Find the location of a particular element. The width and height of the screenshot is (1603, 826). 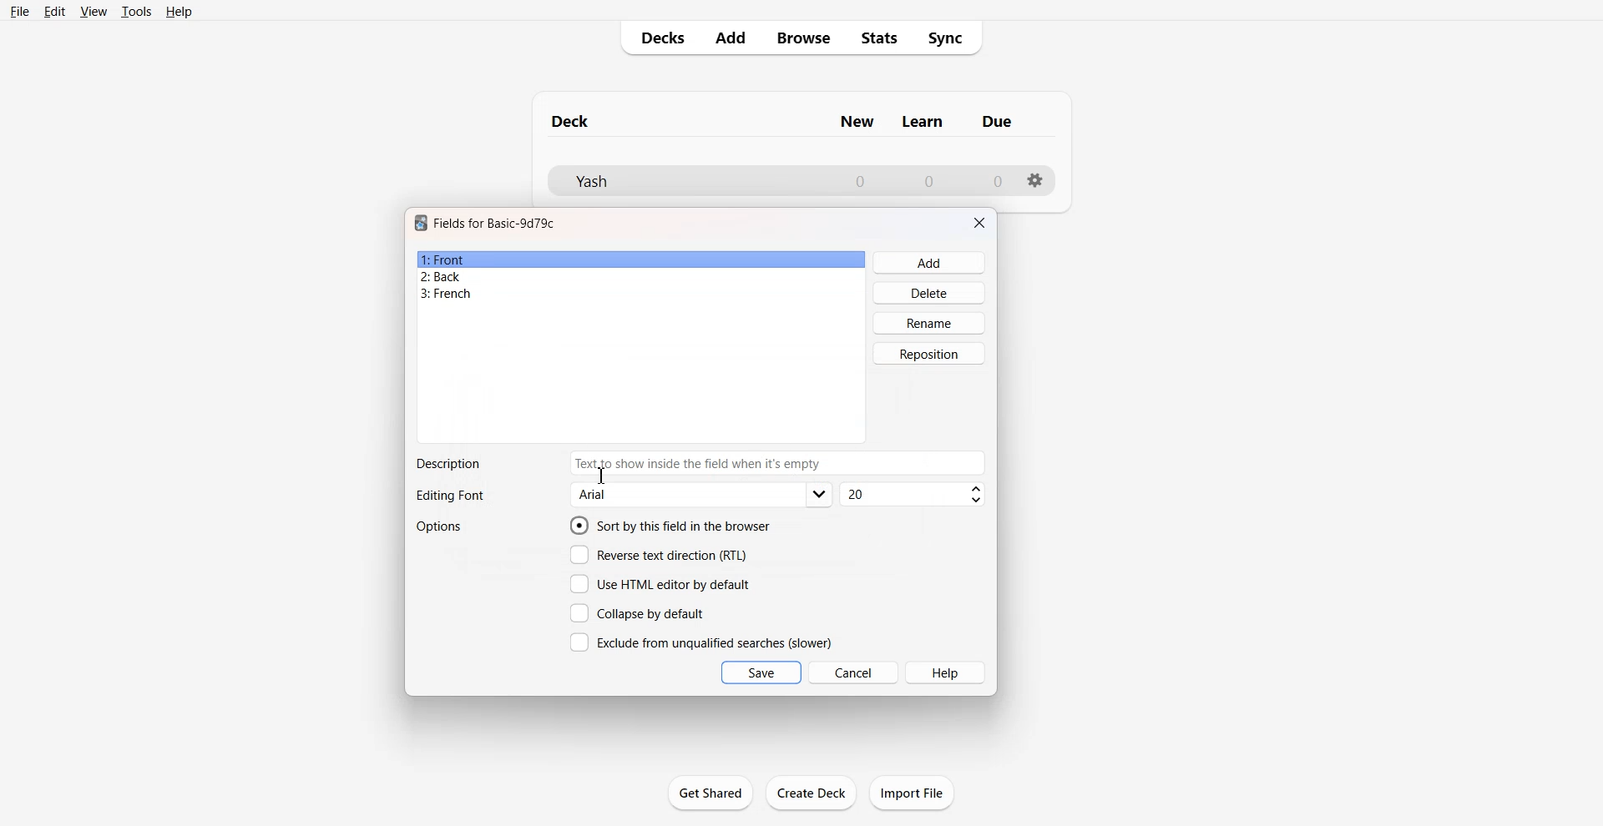

French is located at coordinates (641, 294).